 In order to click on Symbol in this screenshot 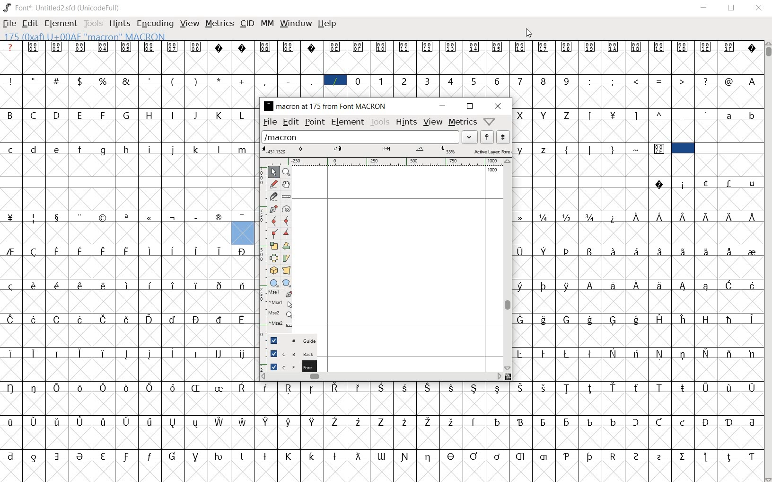, I will do `click(381, 421)`.